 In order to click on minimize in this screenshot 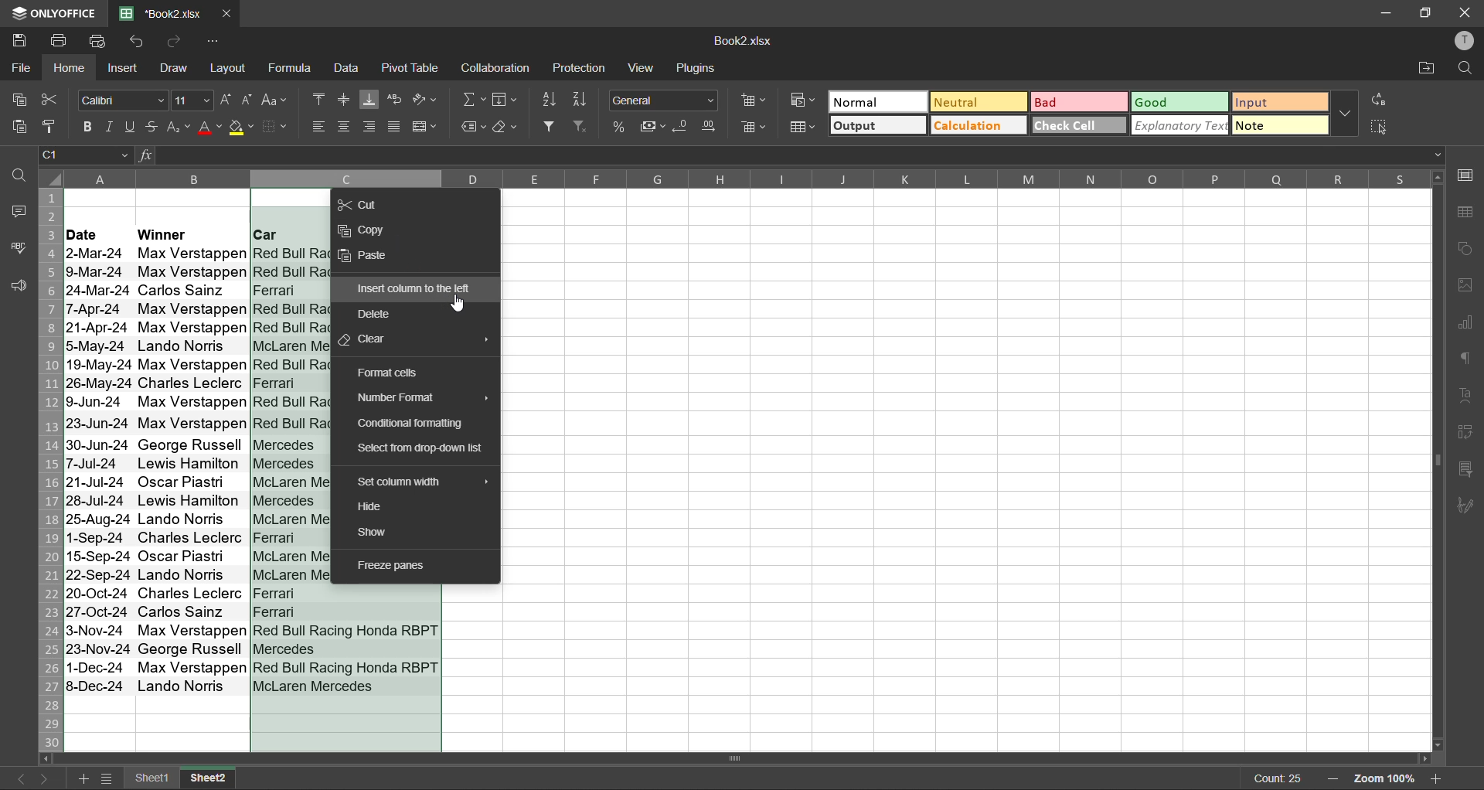, I will do `click(1381, 13)`.